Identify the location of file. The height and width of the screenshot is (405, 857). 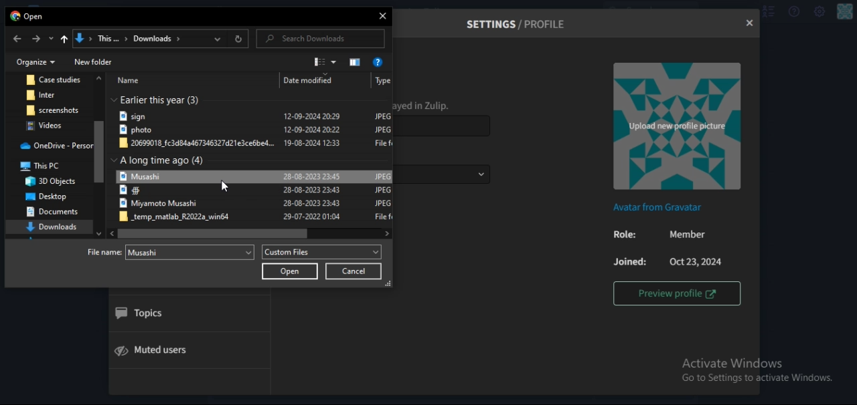
(151, 252).